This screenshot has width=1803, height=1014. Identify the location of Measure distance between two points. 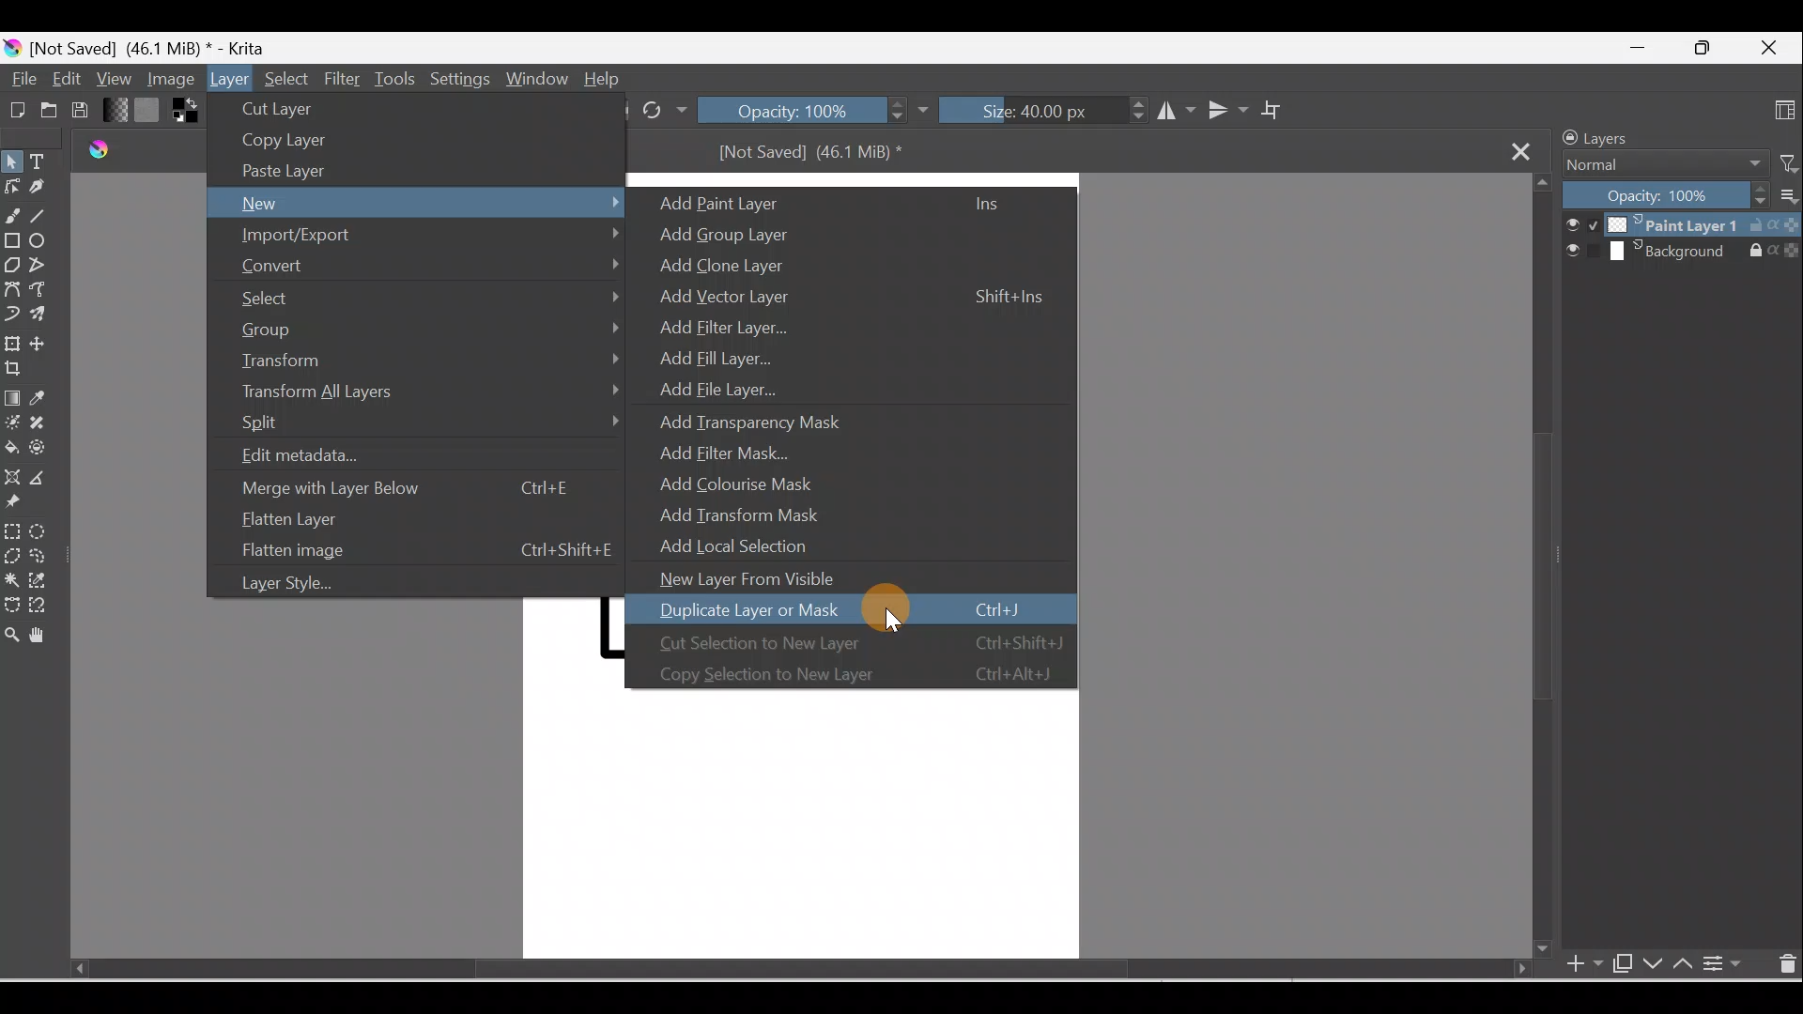
(46, 479).